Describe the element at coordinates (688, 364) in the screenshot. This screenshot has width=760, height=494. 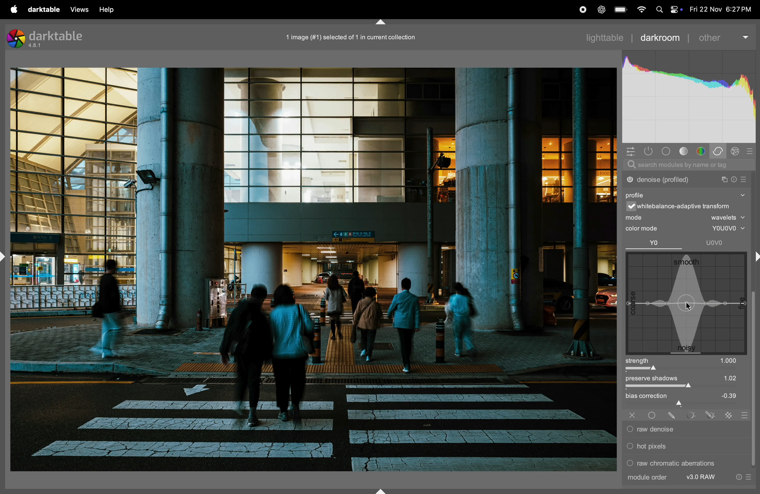
I see `strength` at that location.